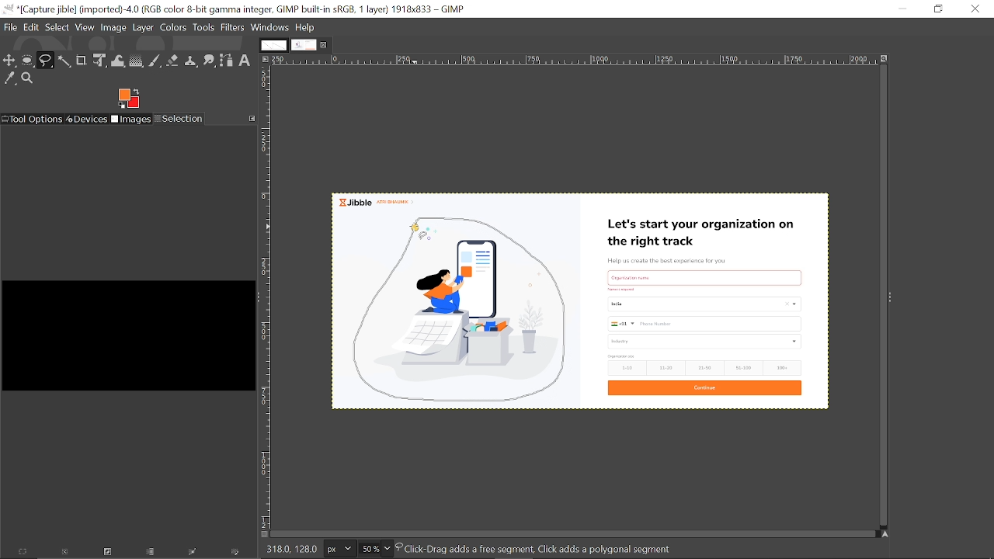 The image size is (994, 559). I want to click on Wrap text tool, so click(119, 61).